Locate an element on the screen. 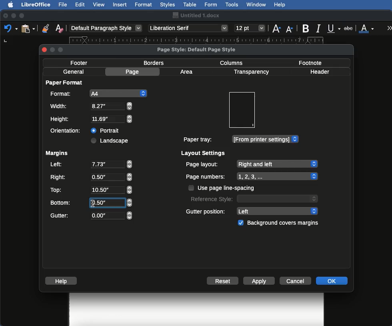 Image resolution: width=392 pixels, height=326 pixels. Help is located at coordinates (280, 5).